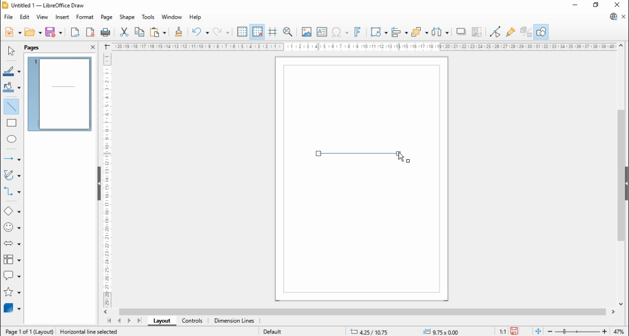 The image size is (629, 336). I want to click on tools, so click(149, 17).